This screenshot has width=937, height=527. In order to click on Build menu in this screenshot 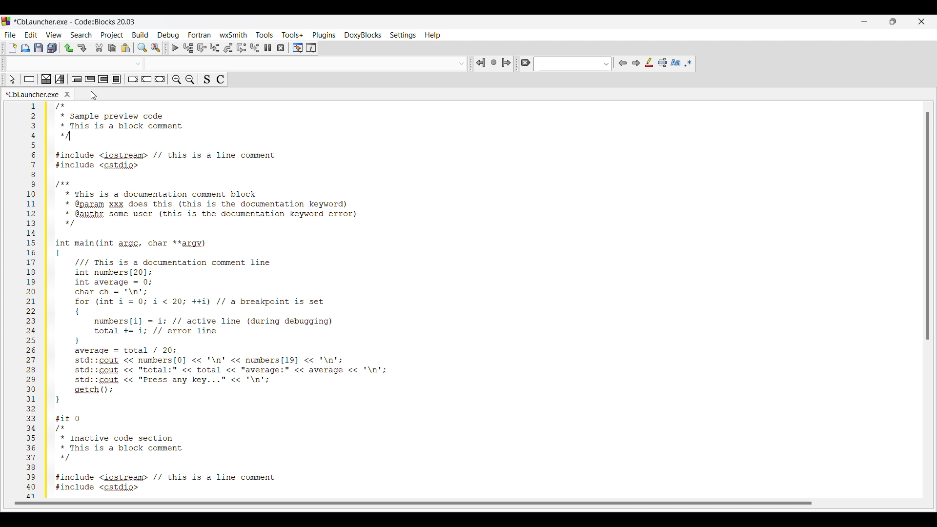, I will do `click(141, 35)`.